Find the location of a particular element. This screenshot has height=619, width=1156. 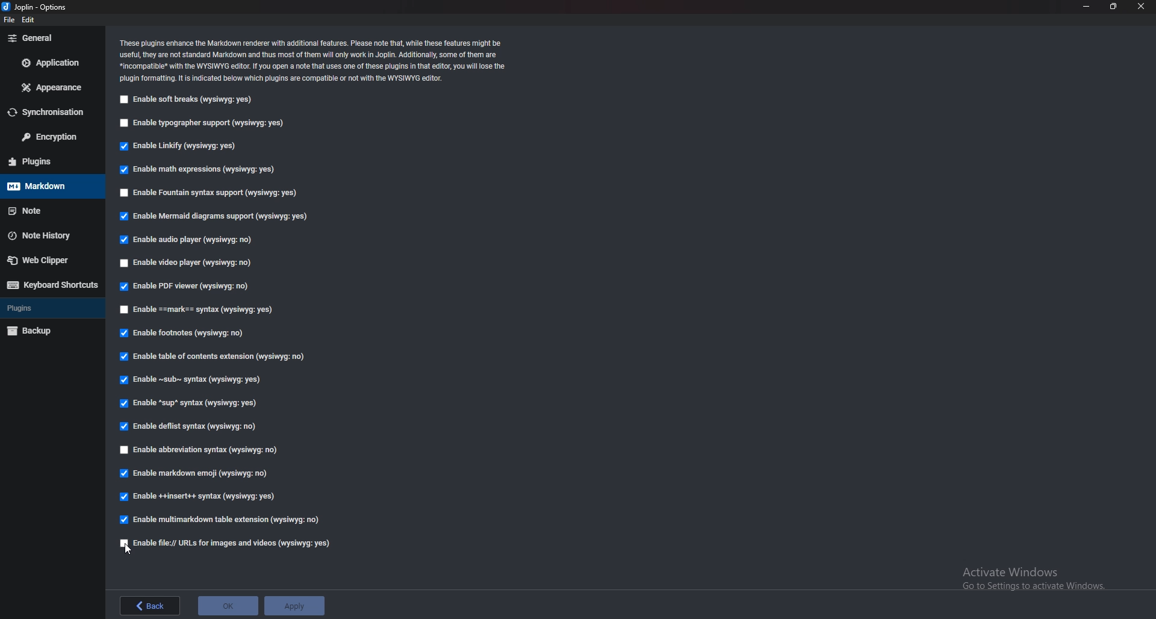

Enable insert syntax is located at coordinates (202, 496).